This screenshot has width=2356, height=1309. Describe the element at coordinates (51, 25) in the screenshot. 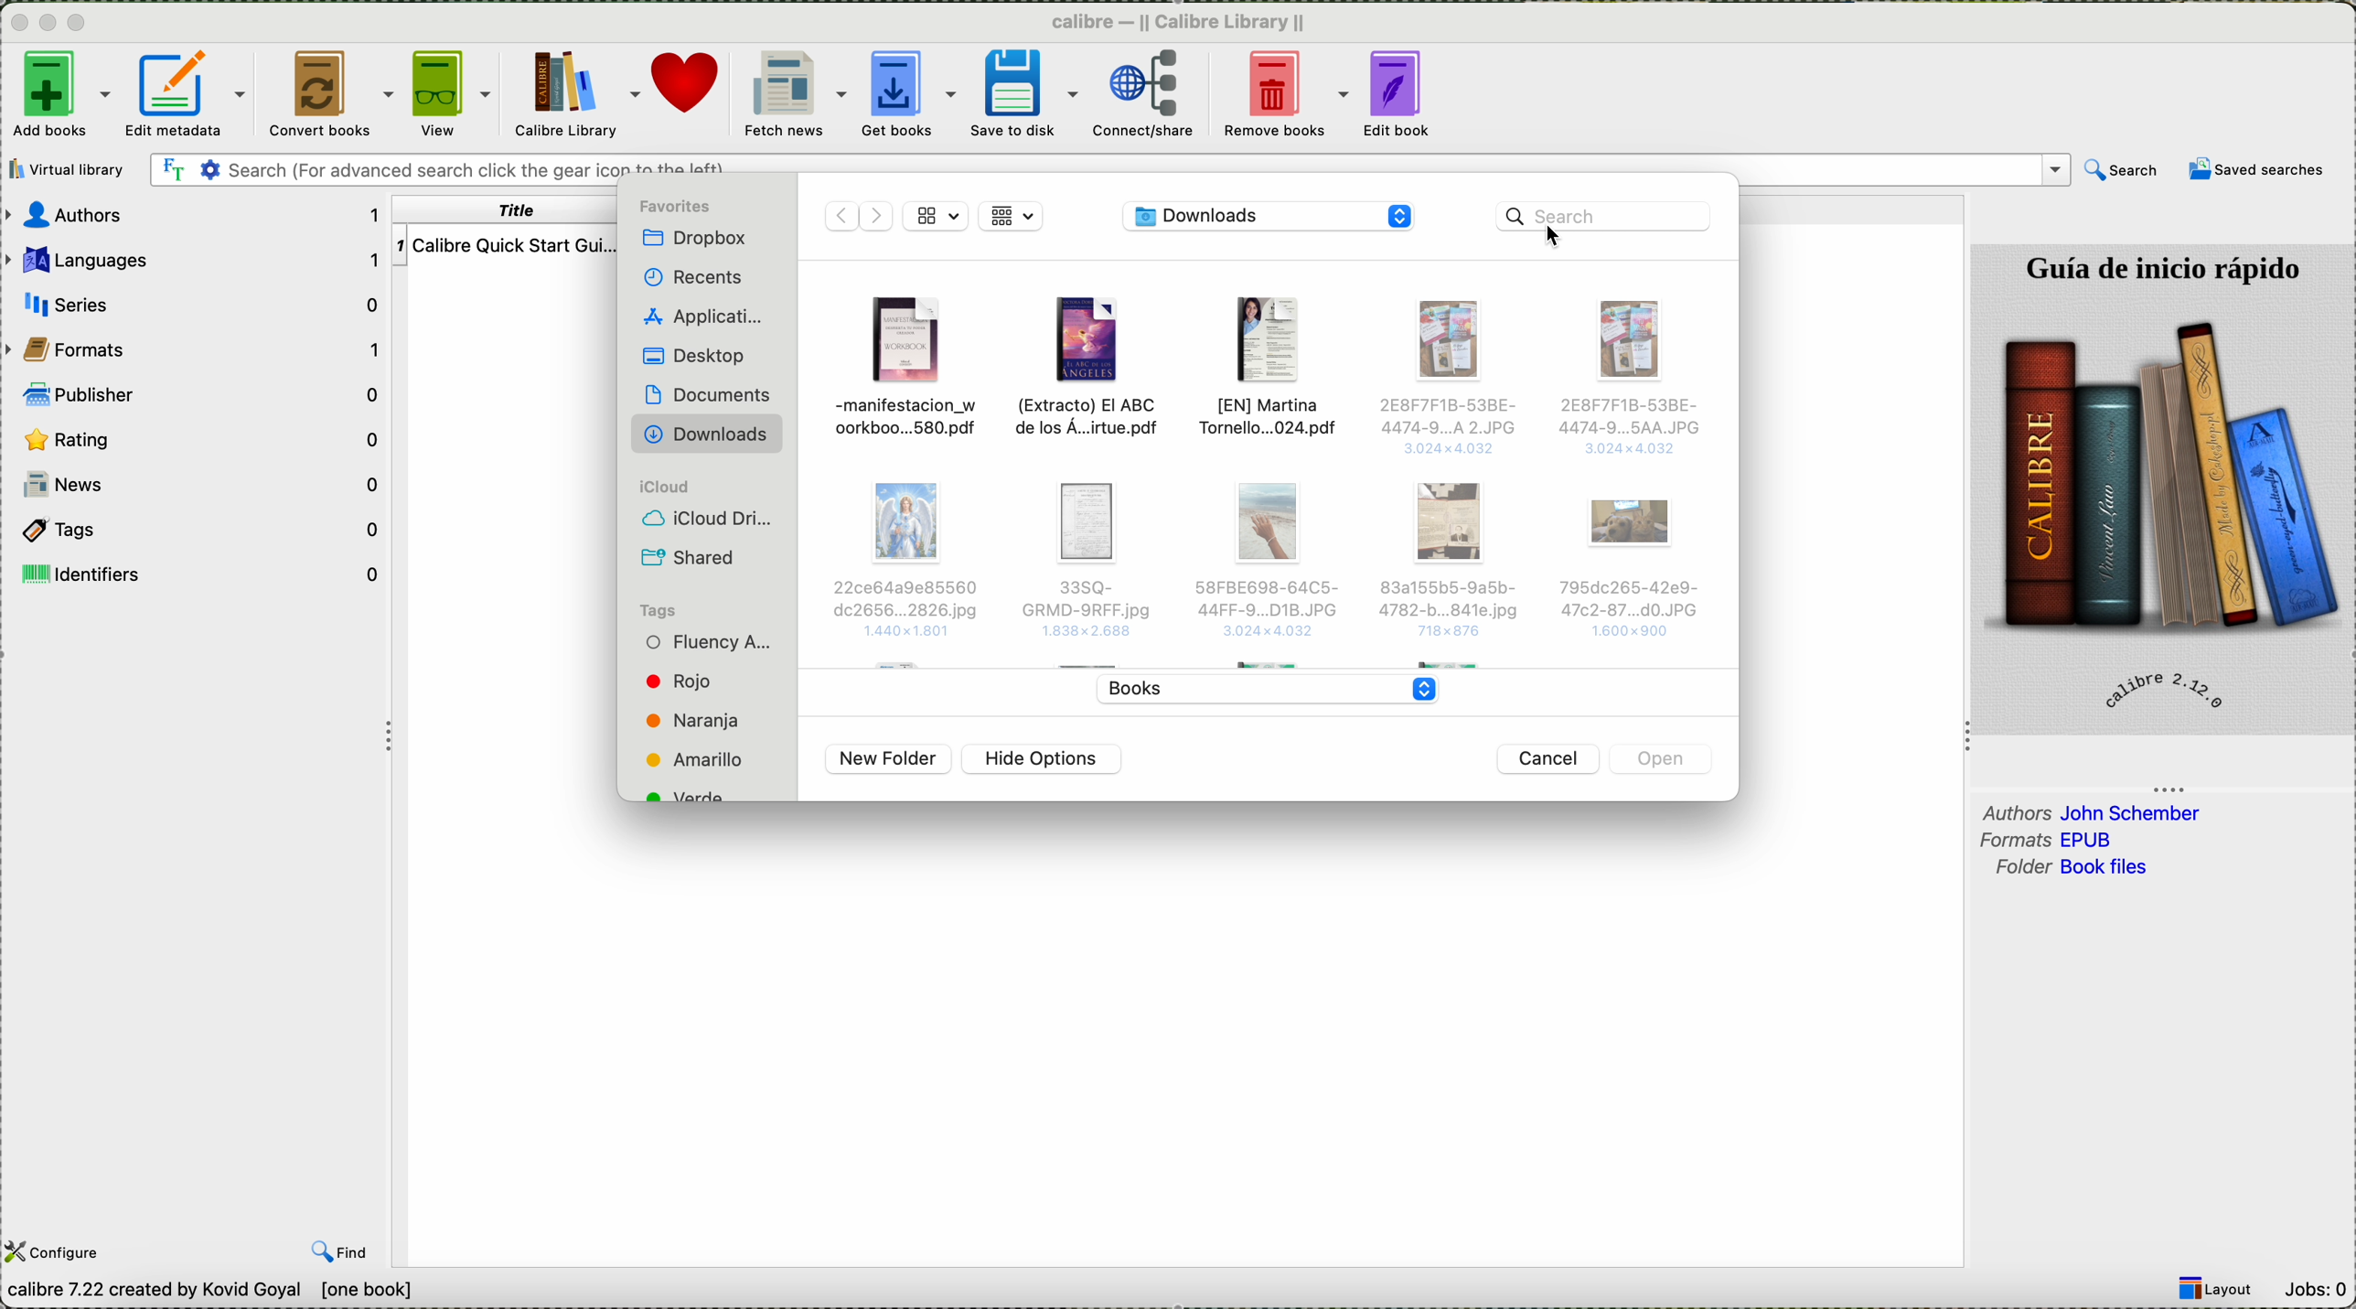

I see `minimize program` at that location.